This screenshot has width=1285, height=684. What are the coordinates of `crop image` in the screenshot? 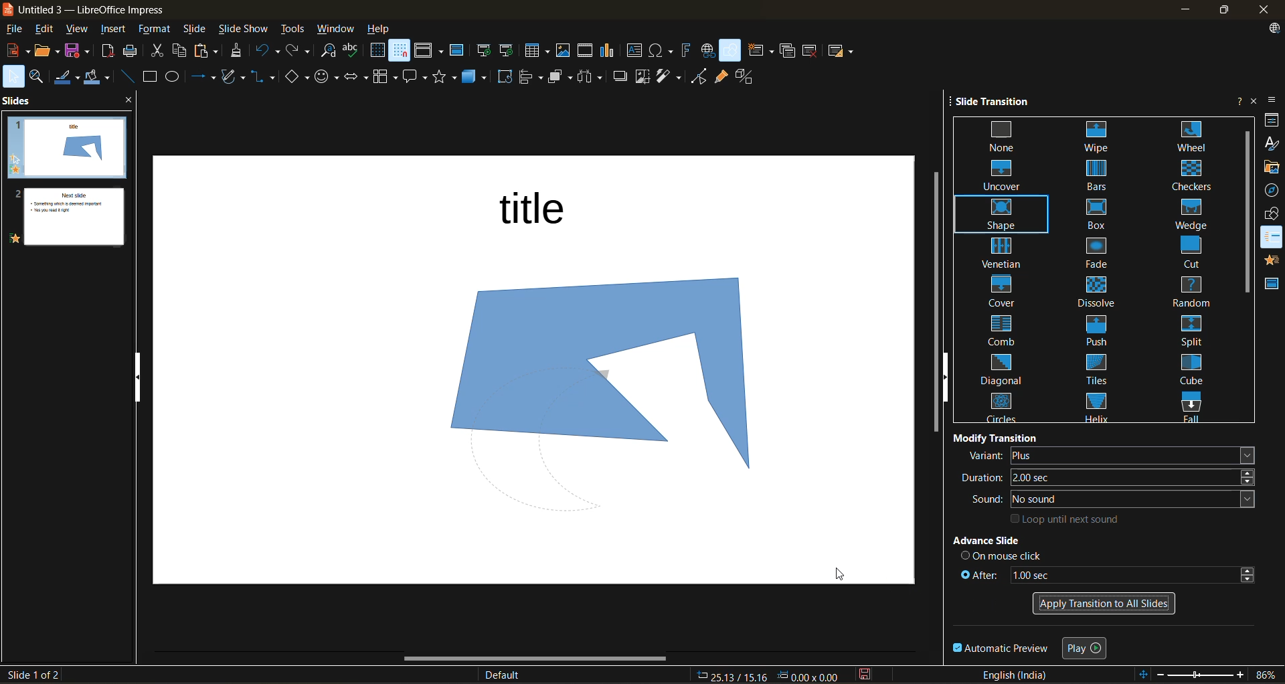 It's located at (642, 76).